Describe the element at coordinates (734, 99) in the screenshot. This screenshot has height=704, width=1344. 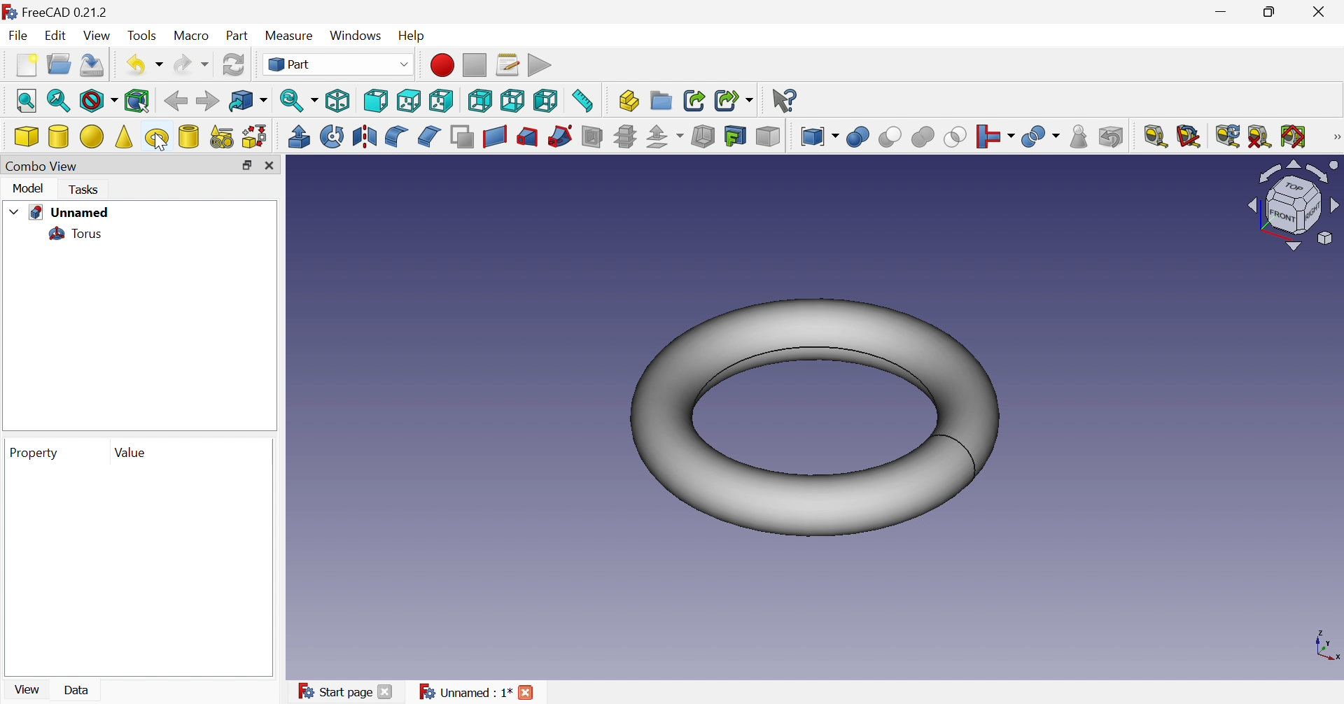
I see `Make sub-link` at that location.